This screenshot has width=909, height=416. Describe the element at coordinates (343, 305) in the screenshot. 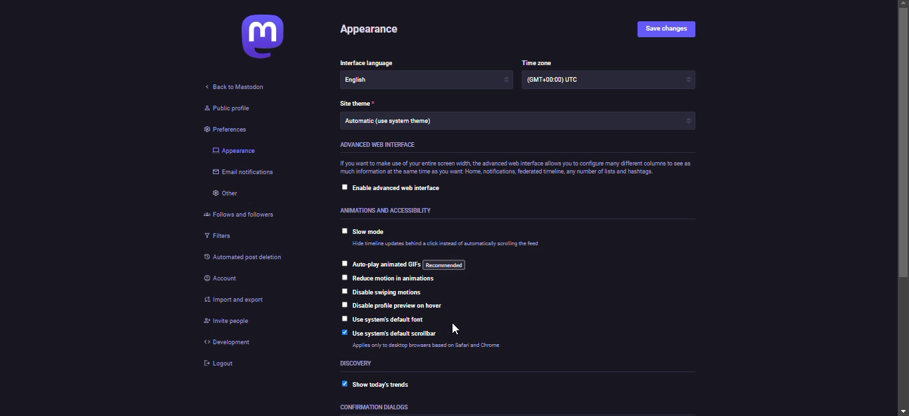

I see `click to select` at that location.